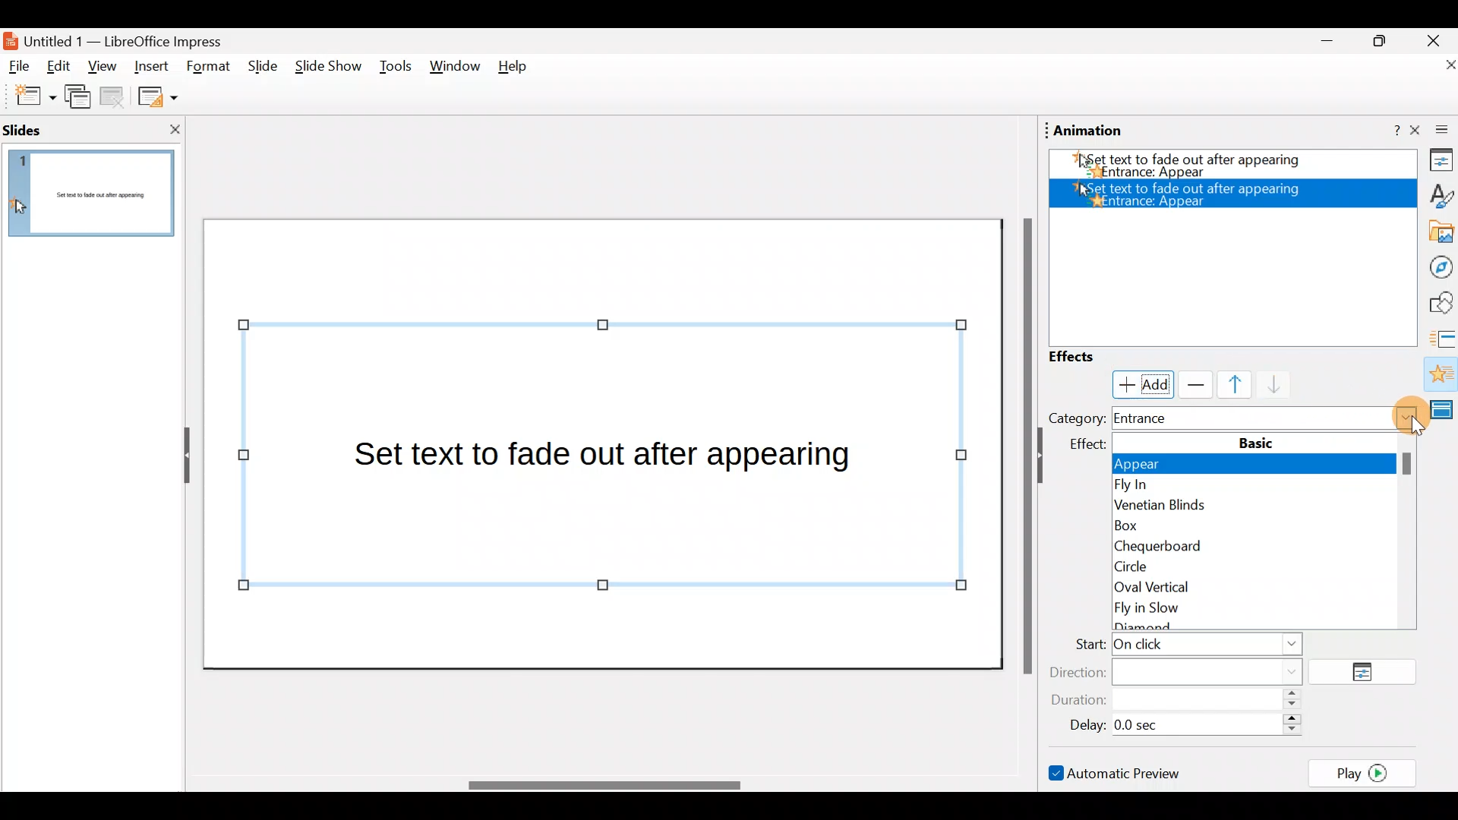 The height and width of the screenshot is (820, 1458). What do you see at coordinates (1117, 772) in the screenshot?
I see `Automatic preview` at bounding box center [1117, 772].